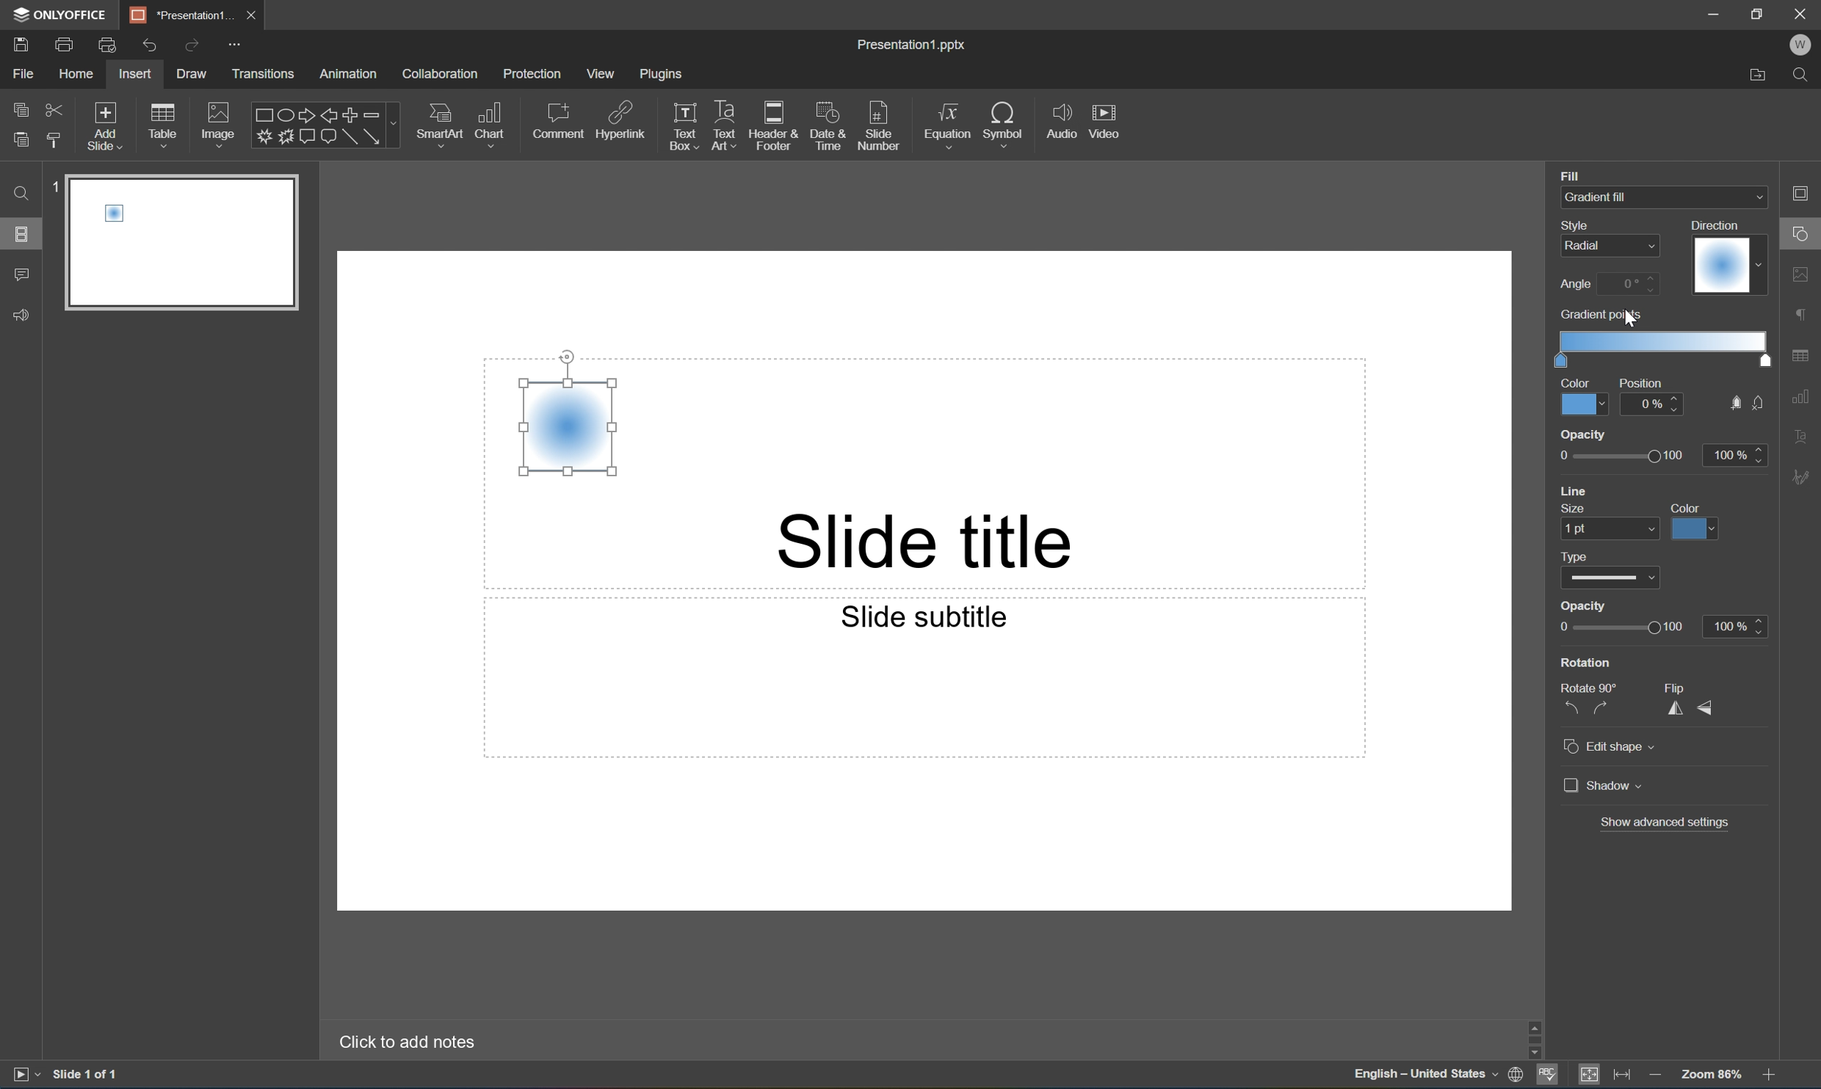 The width and height of the screenshot is (1821, 1089). Describe the element at coordinates (263, 76) in the screenshot. I see `Transitions` at that location.